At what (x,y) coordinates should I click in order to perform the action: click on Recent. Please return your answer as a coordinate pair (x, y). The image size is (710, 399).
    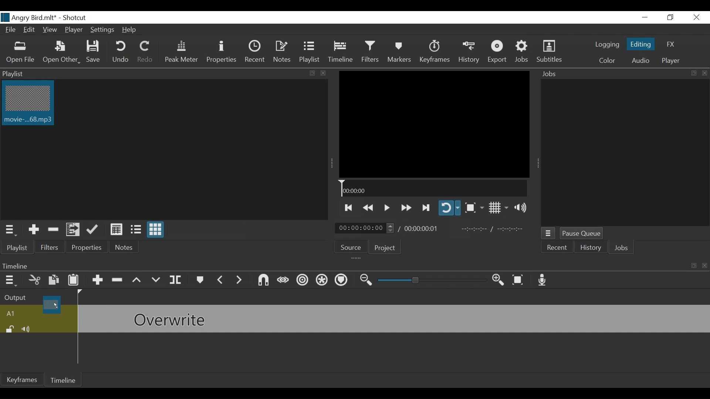
    Looking at the image, I should click on (557, 248).